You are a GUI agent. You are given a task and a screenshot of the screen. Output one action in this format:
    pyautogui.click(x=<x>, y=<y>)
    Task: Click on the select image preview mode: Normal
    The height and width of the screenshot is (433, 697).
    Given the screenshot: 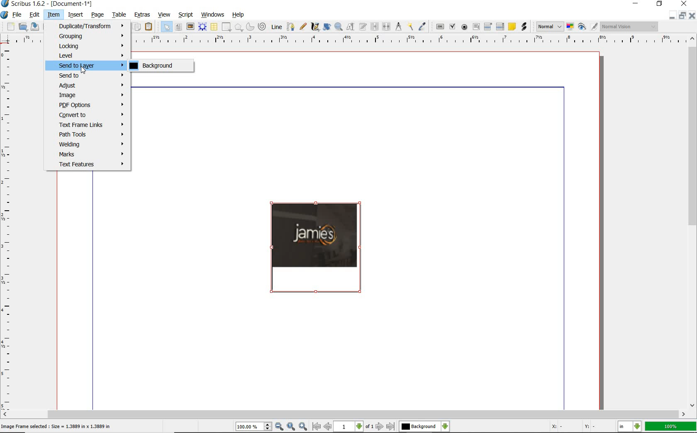 What is the action you would take?
    pyautogui.click(x=549, y=27)
    